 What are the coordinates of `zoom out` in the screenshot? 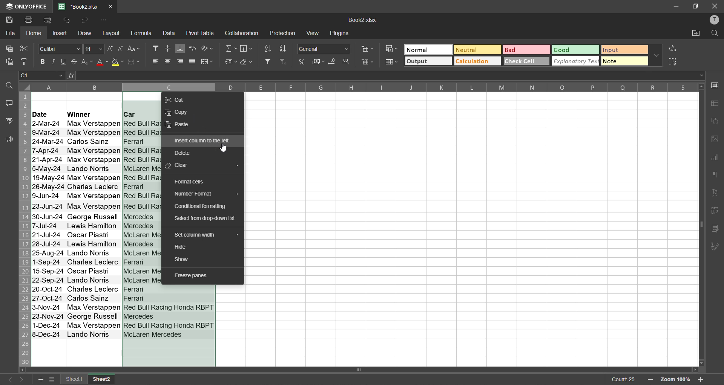 It's located at (649, 379).